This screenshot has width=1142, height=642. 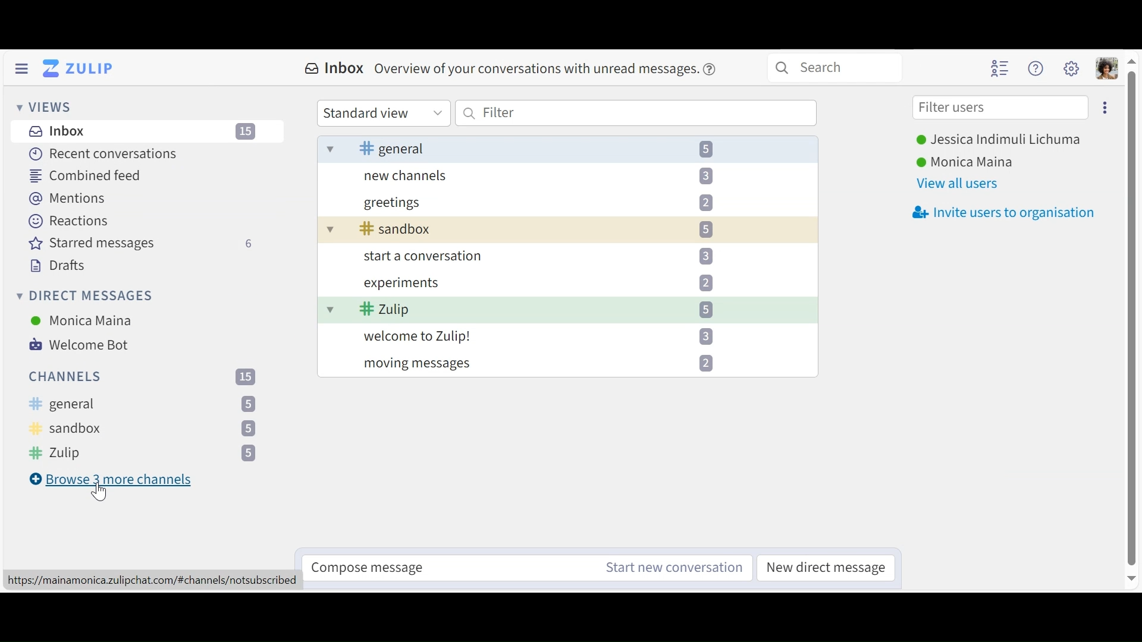 I want to click on Start new message, so click(x=673, y=568).